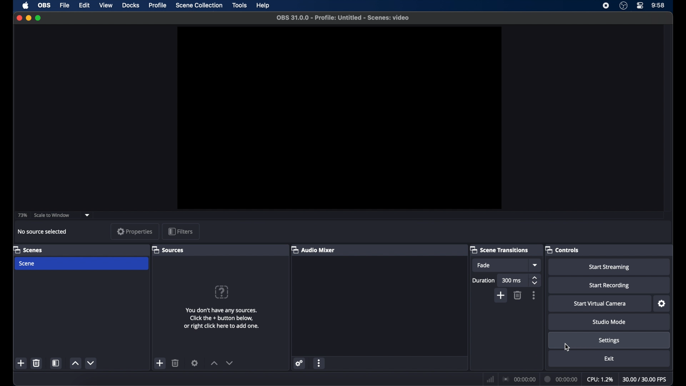  What do you see at coordinates (135, 231) in the screenshot?
I see `properties` at bounding box center [135, 231].